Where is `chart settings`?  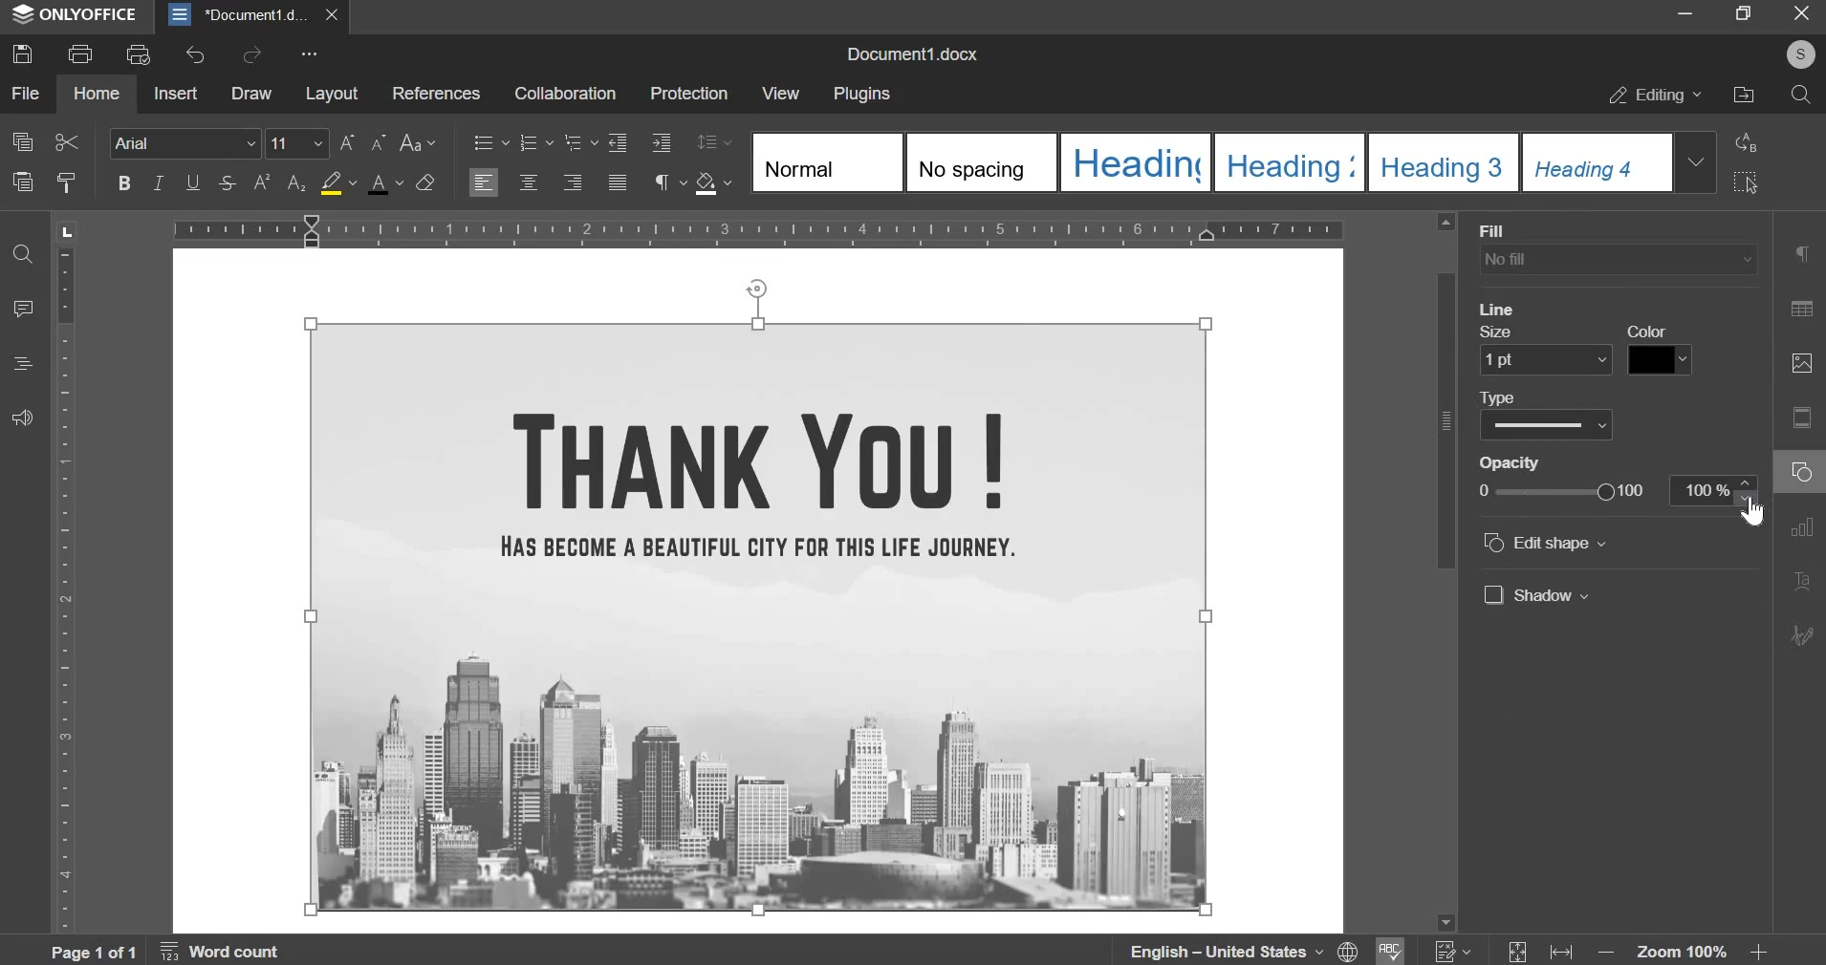
chart settings is located at coordinates (1805, 528).